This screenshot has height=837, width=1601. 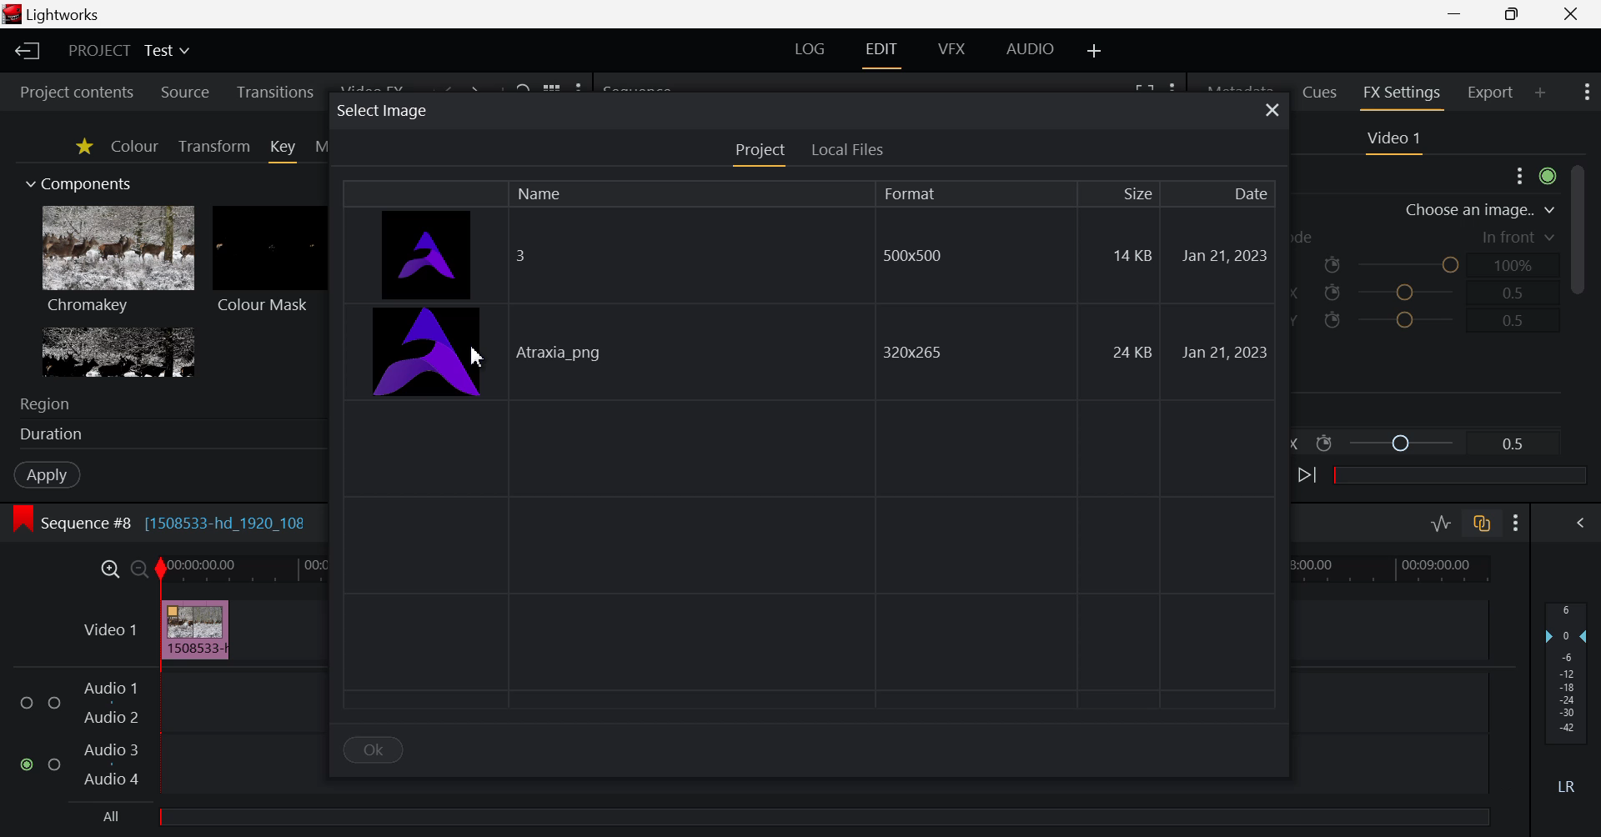 I want to click on All, so click(x=114, y=815).